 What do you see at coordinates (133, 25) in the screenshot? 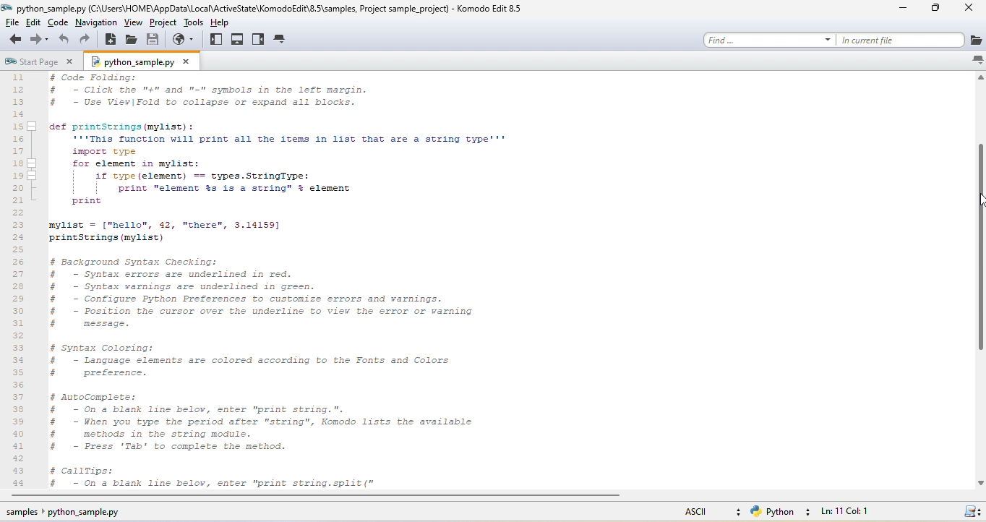
I see `view` at bounding box center [133, 25].